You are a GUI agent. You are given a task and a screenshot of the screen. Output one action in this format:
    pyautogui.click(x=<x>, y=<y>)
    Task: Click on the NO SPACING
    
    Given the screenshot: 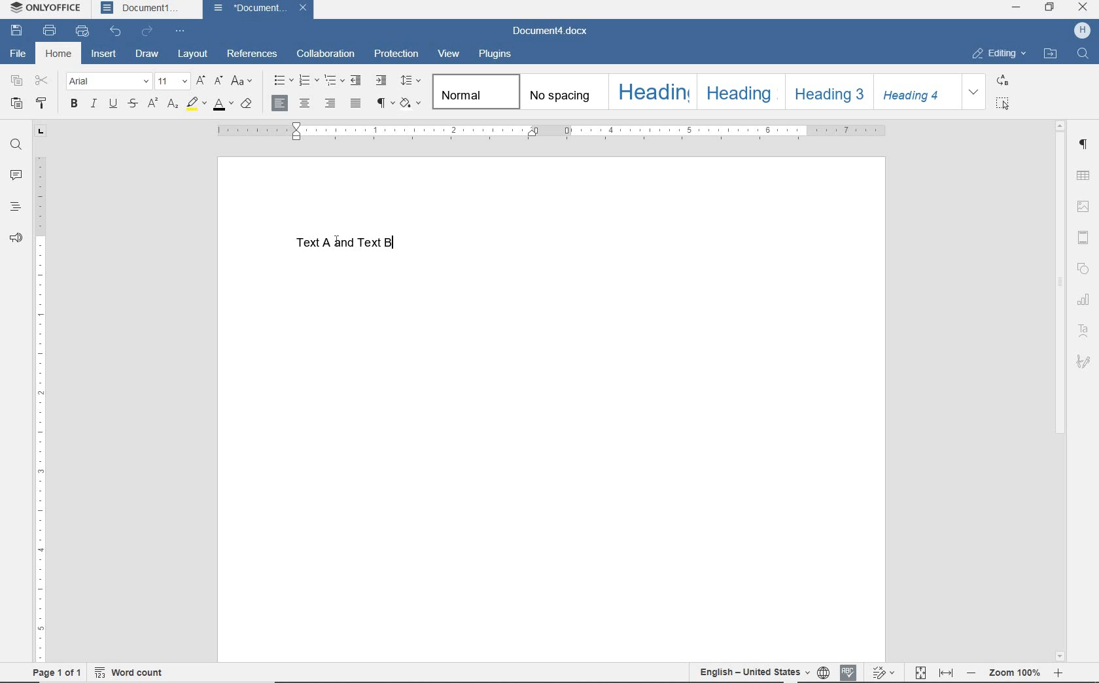 What is the action you would take?
    pyautogui.click(x=562, y=92)
    